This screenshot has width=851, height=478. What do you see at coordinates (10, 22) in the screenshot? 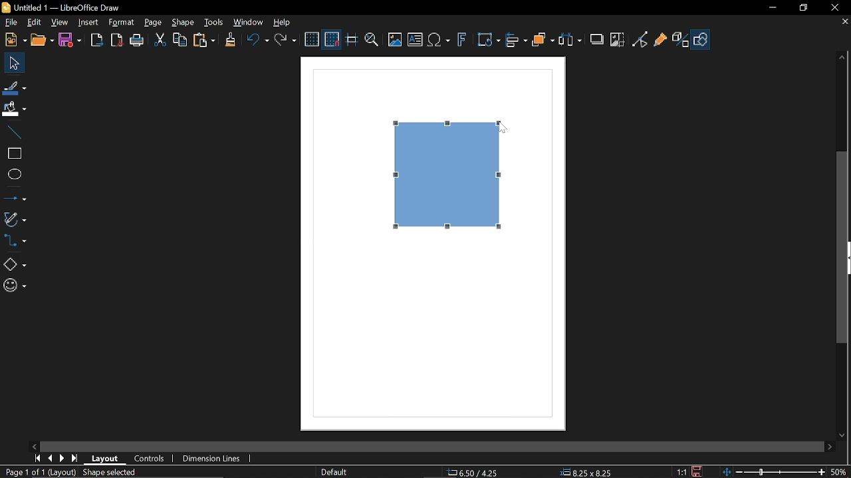
I see `File` at bounding box center [10, 22].